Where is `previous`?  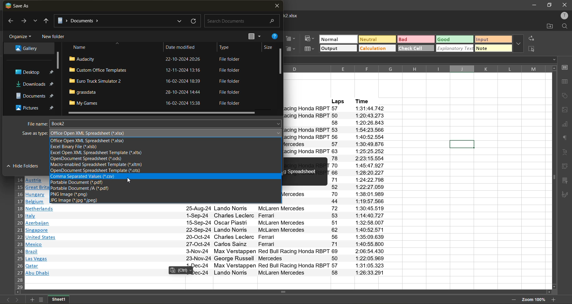 previous is located at coordinates (7, 300).